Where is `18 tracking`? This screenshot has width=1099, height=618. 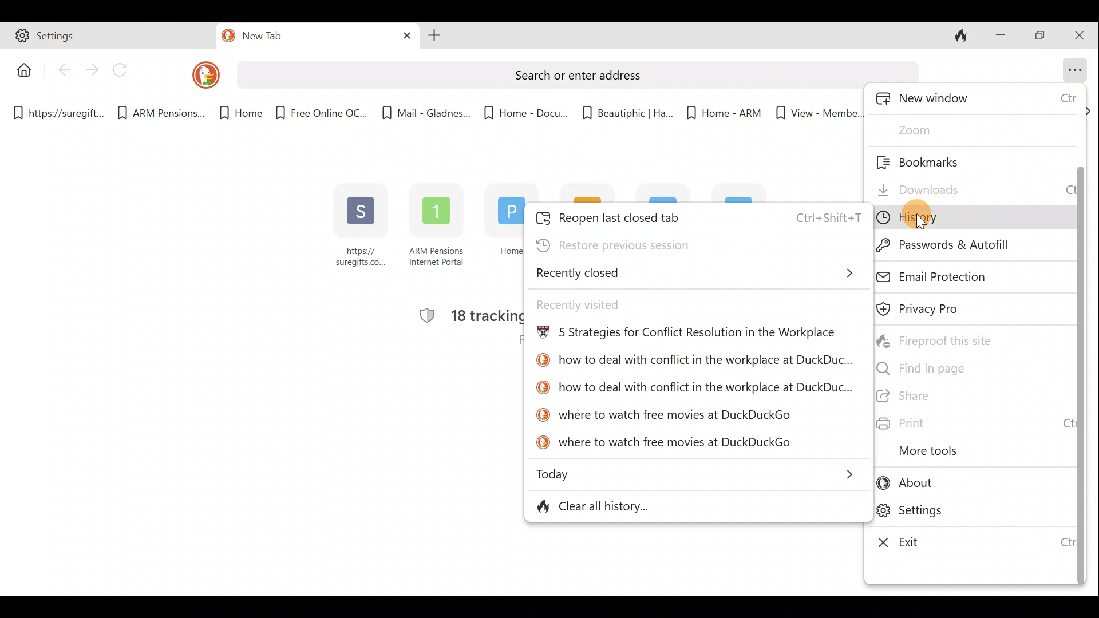 18 tracking is located at coordinates (487, 315).